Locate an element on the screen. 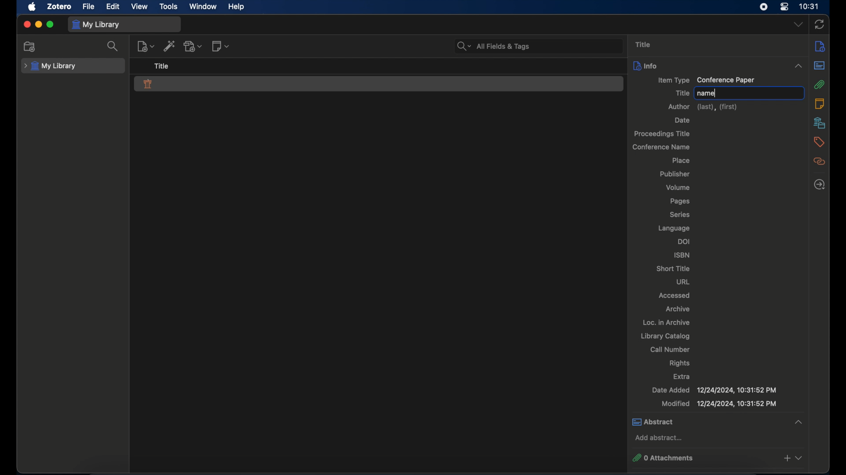  abstract is located at coordinates (719, 422).